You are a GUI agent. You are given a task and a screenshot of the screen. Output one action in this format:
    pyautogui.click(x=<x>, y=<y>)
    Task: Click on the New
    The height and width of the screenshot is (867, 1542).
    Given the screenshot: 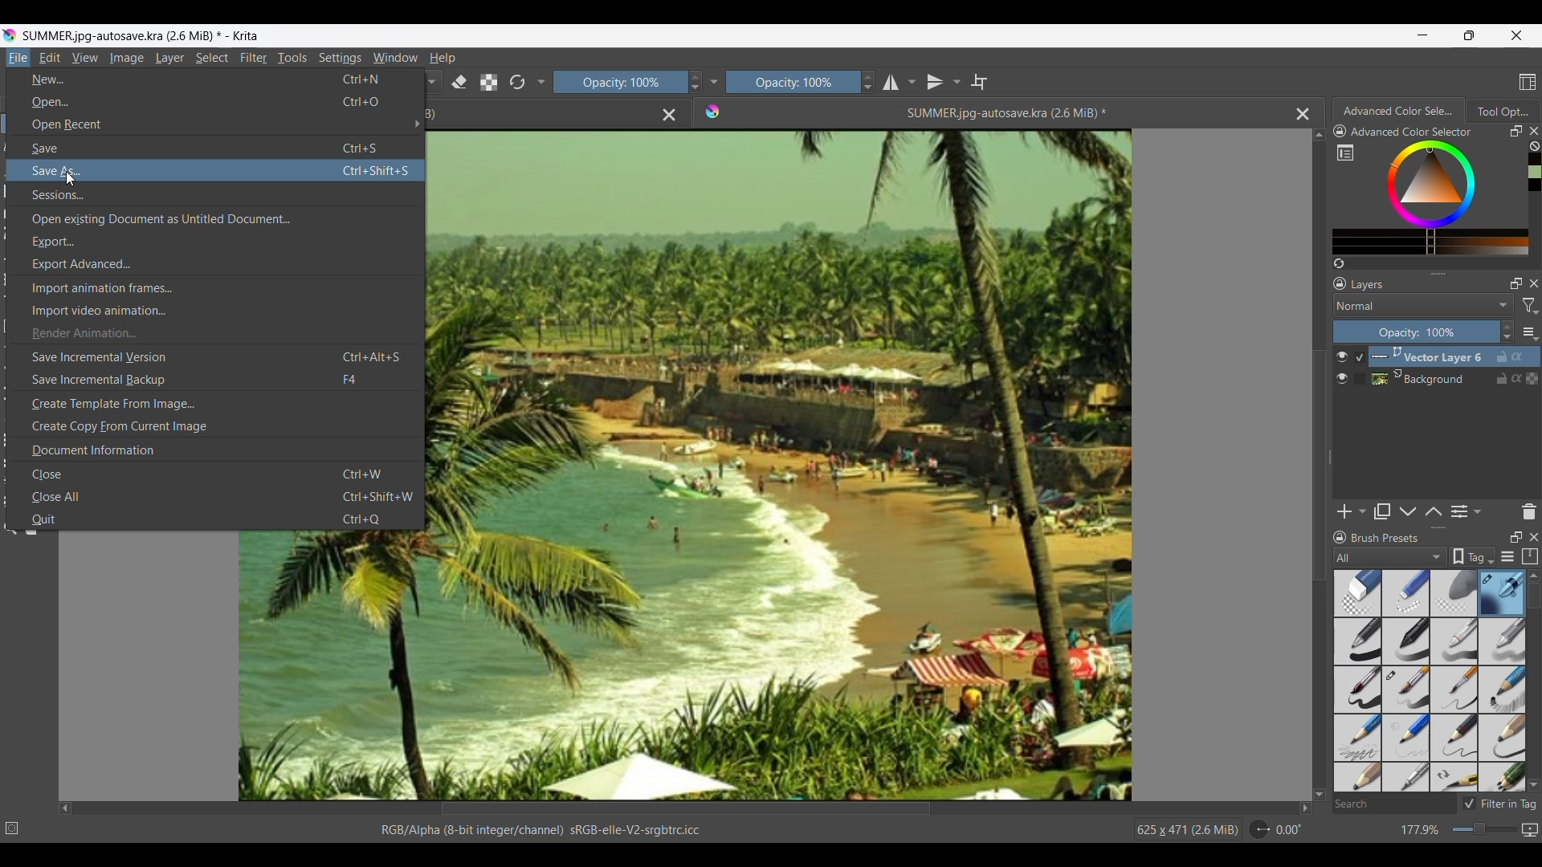 What is the action you would take?
    pyautogui.click(x=216, y=79)
    